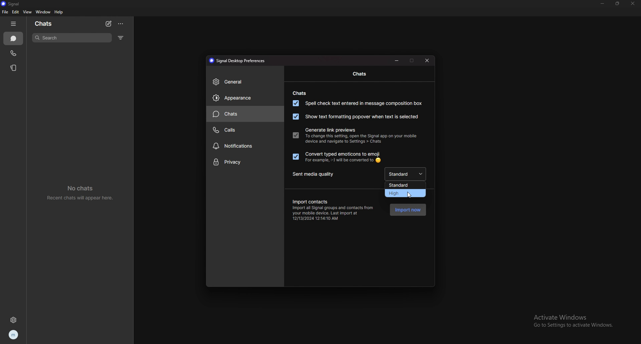 This screenshot has width=641, height=344. What do you see at coordinates (298, 93) in the screenshot?
I see `chats` at bounding box center [298, 93].